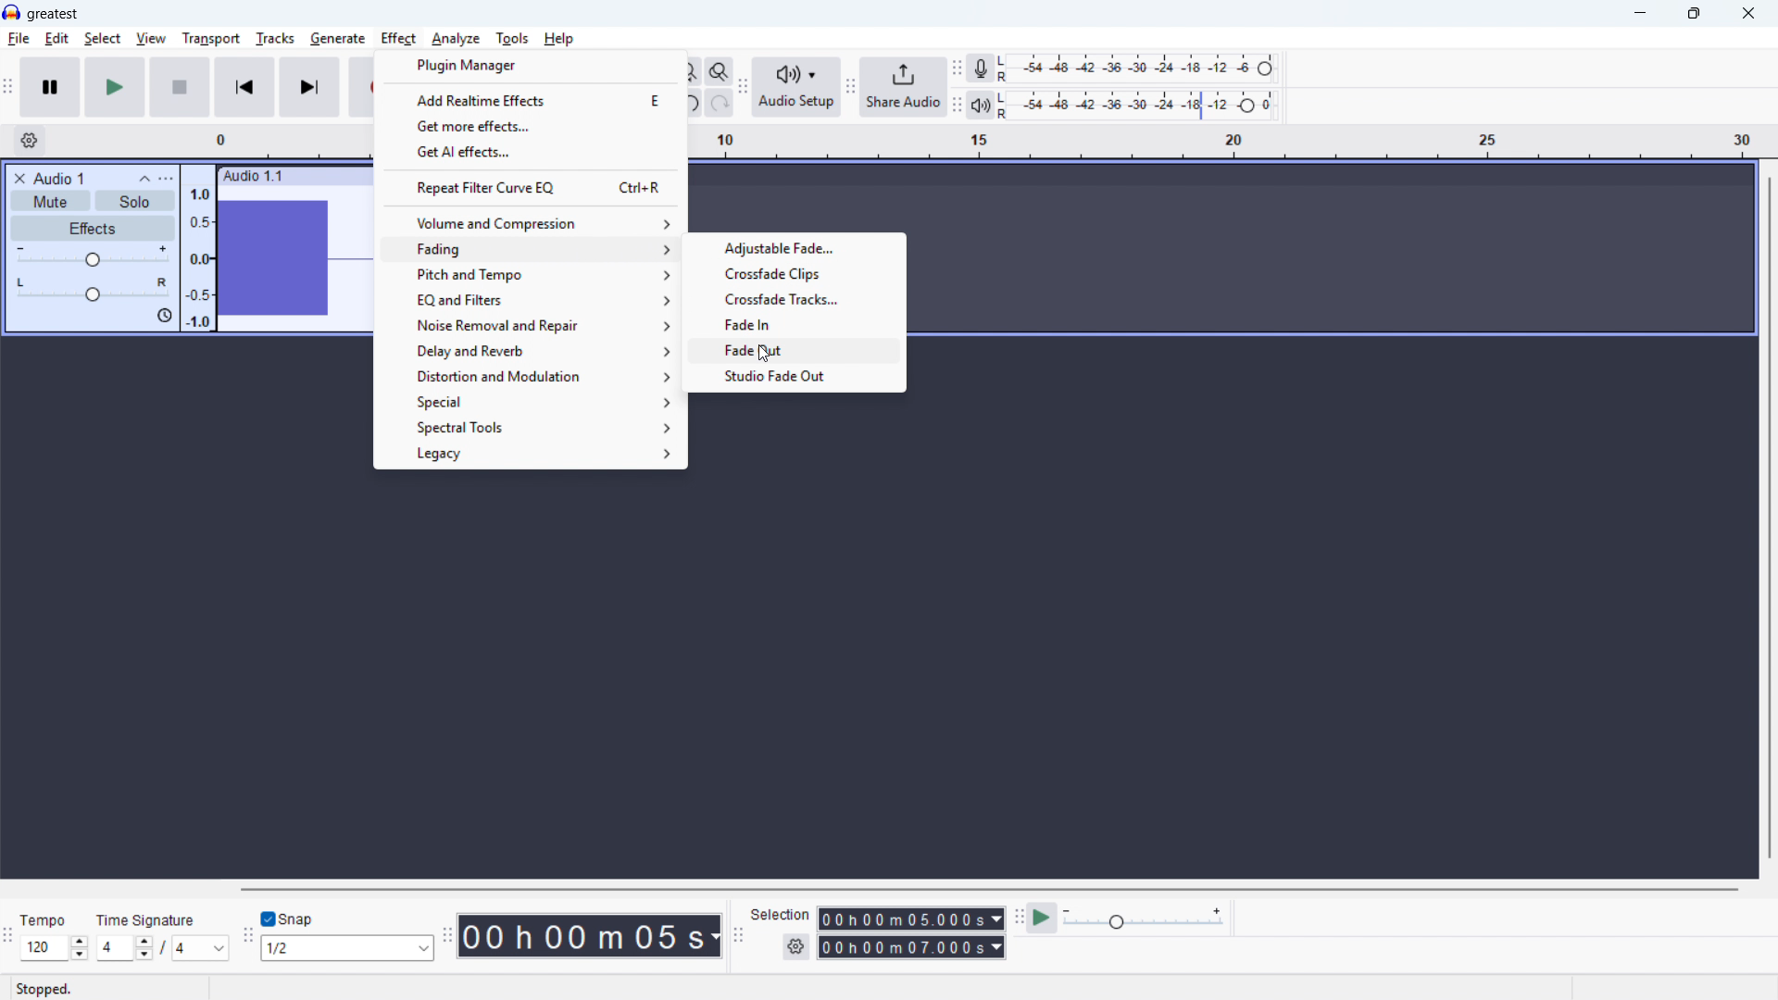 This screenshot has width=1778, height=1000. Describe the element at coordinates (957, 106) in the screenshot. I see `Playback metre toolbar ` at that location.